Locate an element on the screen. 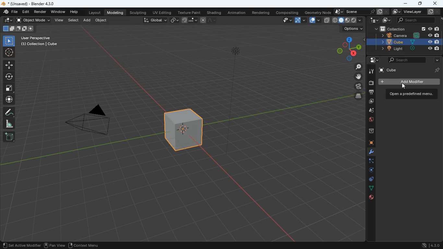 The height and width of the screenshot is (249, 443). search is located at coordinates (415, 60).